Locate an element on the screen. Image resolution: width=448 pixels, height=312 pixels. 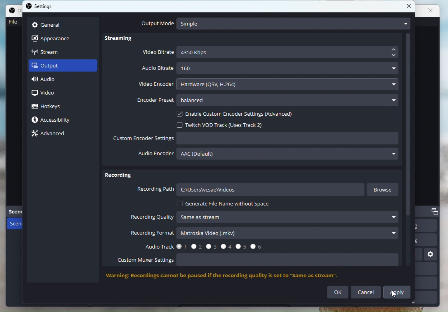
Stream is located at coordinates (54, 51).